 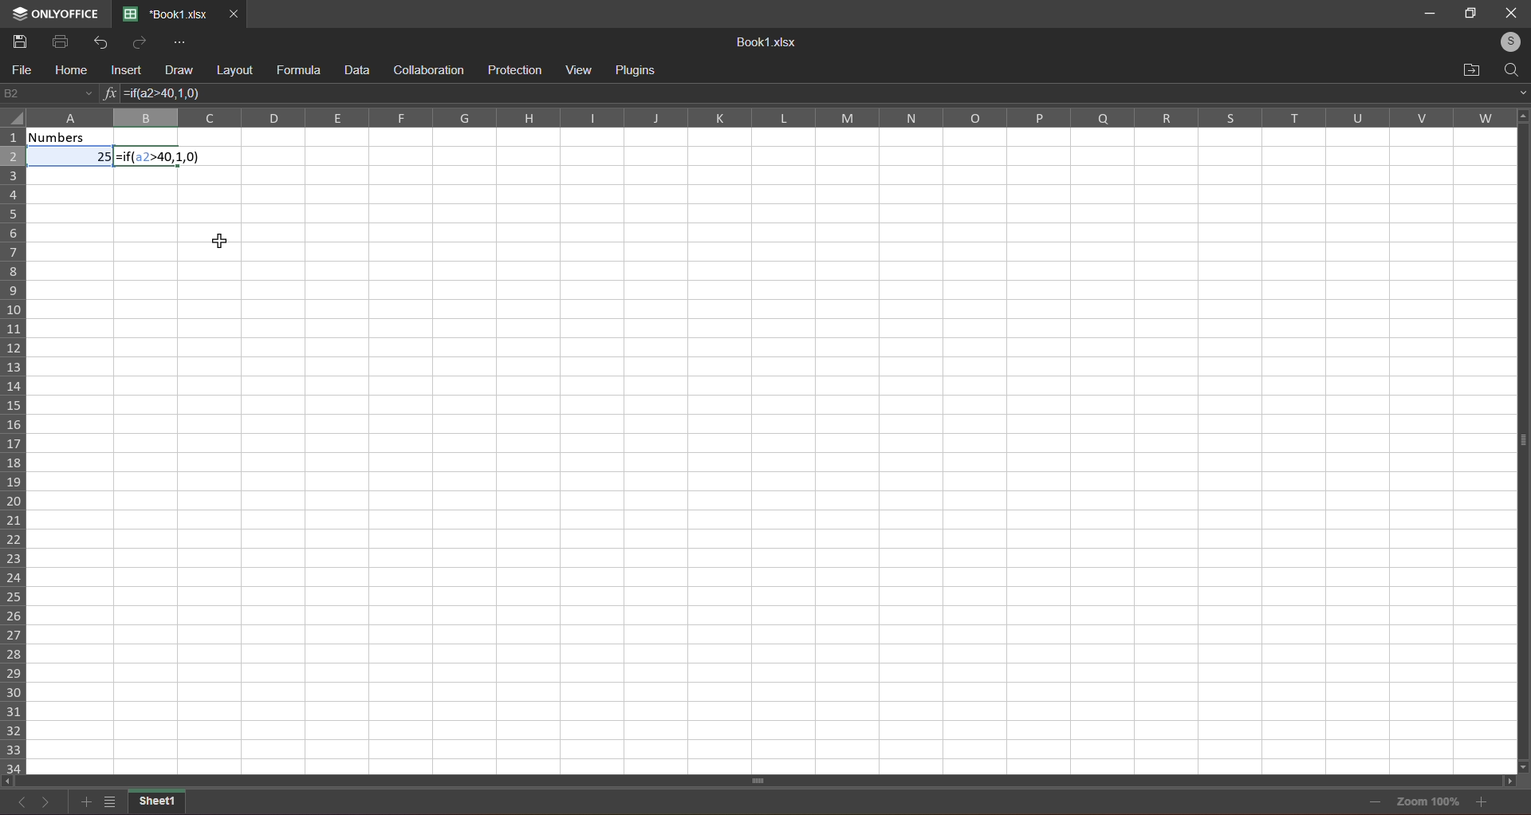 I want to click on more, so click(x=179, y=42).